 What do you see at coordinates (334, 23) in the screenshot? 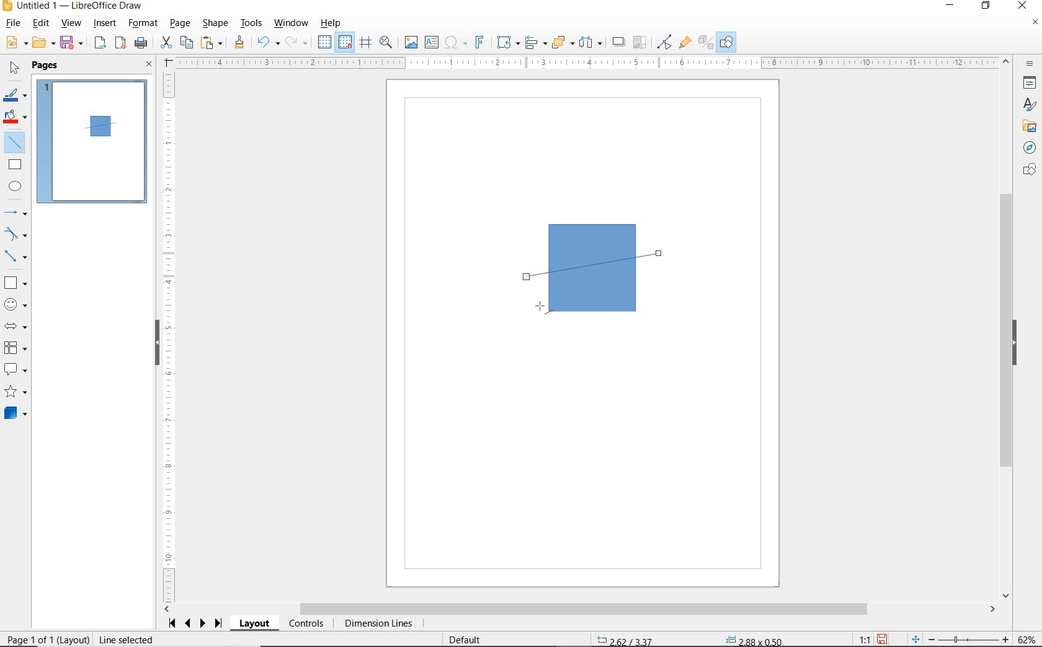
I see `HELP` at bounding box center [334, 23].